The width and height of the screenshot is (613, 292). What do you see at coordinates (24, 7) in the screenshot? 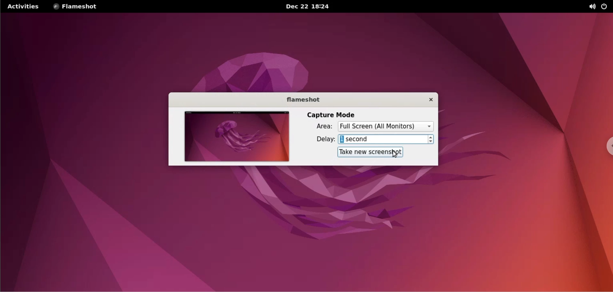
I see `activities` at bounding box center [24, 7].